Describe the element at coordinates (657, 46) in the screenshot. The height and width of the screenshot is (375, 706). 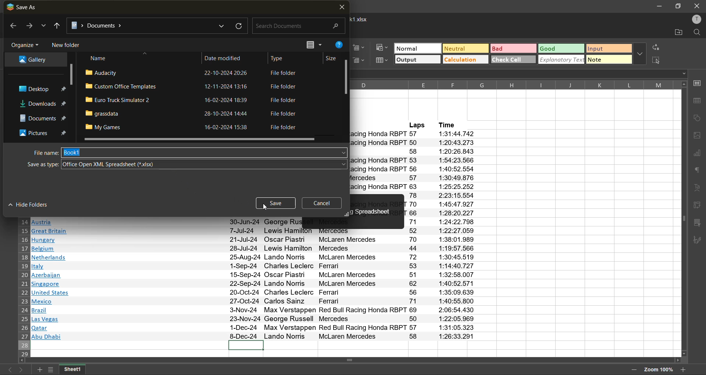
I see `replace` at that location.